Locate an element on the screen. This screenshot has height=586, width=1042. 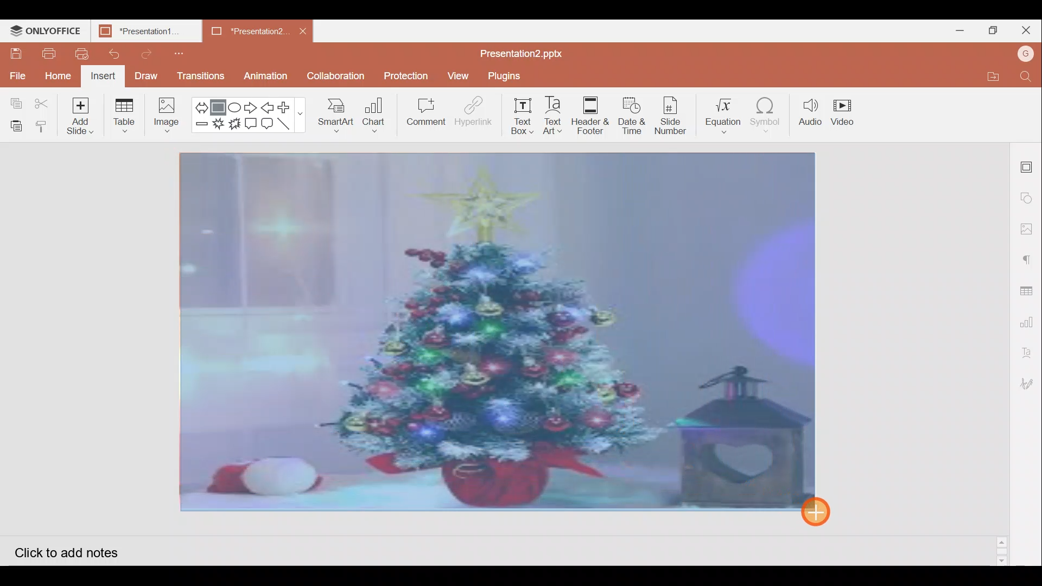
Copy style is located at coordinates (43, 126).